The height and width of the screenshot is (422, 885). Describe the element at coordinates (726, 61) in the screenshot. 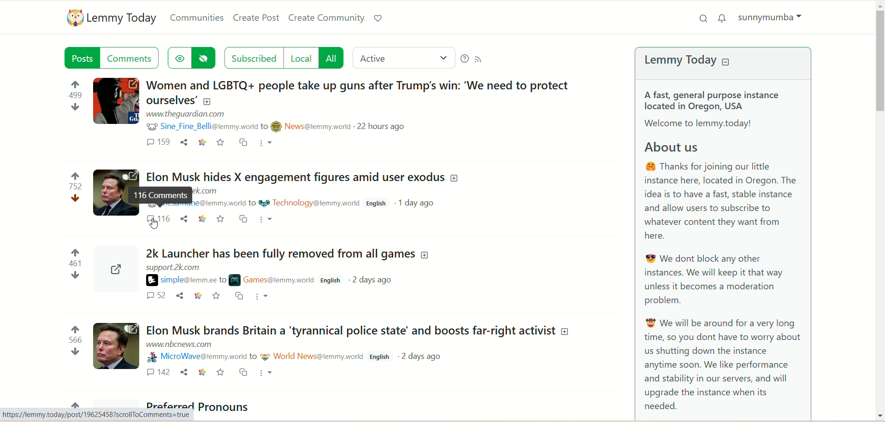

I see `collapse` at that location.